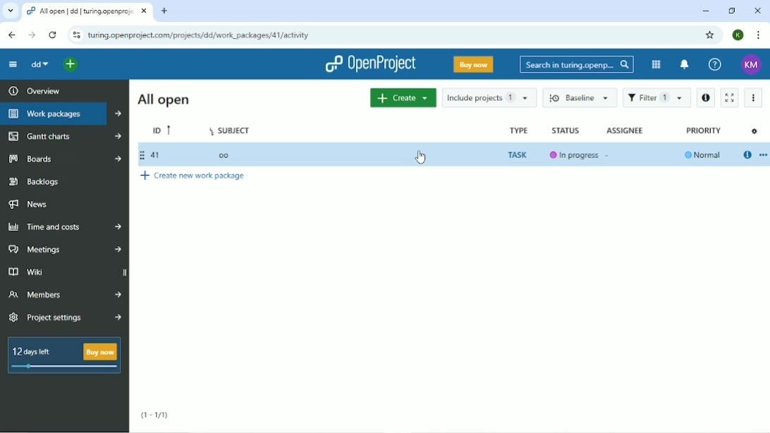 The image size is (770, 433). I want to click on Modules, so click(656, 65).